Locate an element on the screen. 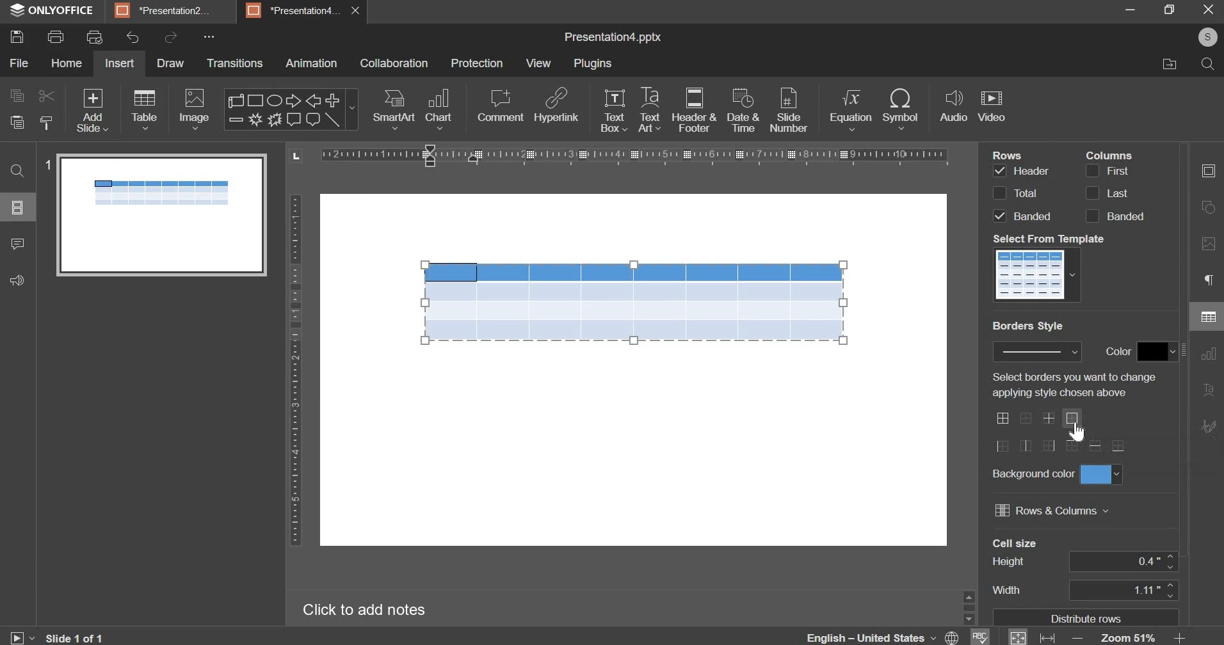 This screenshot has height=645, width=1224. columns banded is located at coordinates (1119, 214).